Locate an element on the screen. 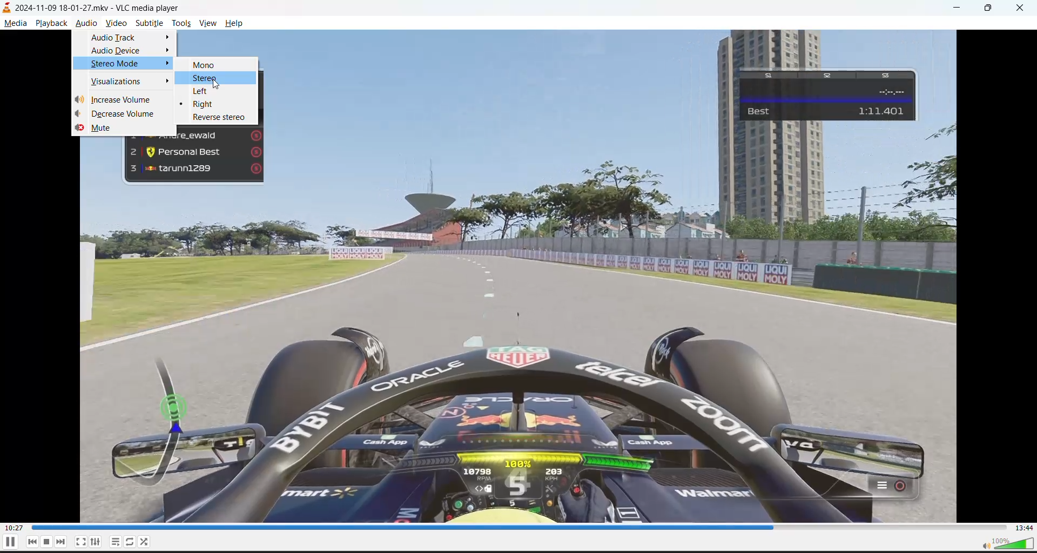  settings is located at coordinates (96, 542).